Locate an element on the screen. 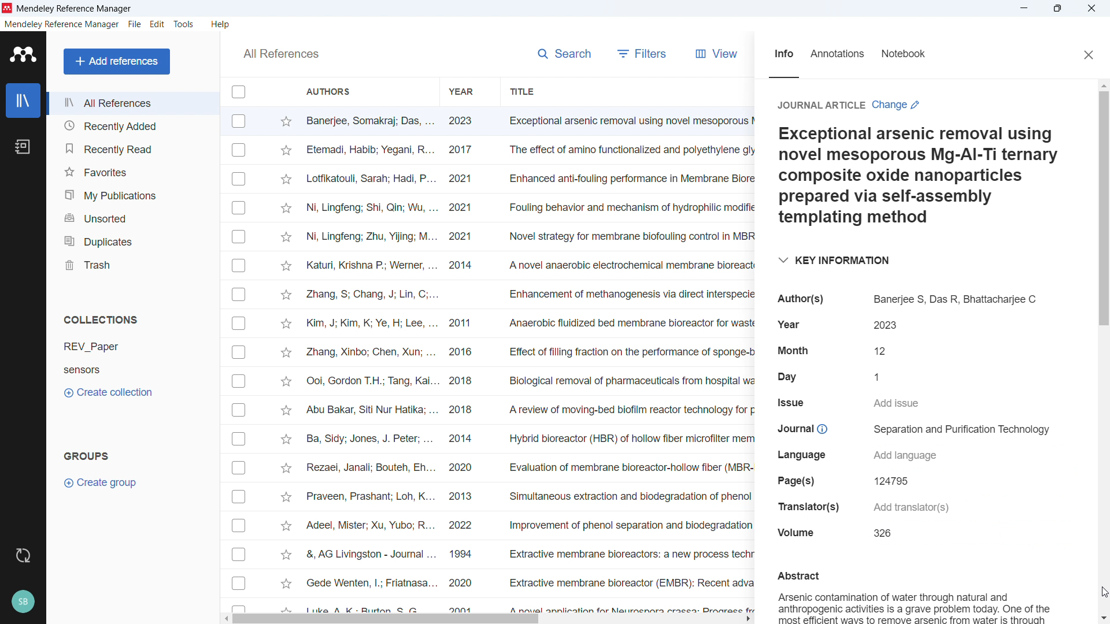 Image resolution: width=1110 pixels, height=624 pixels. evaluation of membrane bioreactor hollow fiber pilot performance is located at coordinates (630, 468).